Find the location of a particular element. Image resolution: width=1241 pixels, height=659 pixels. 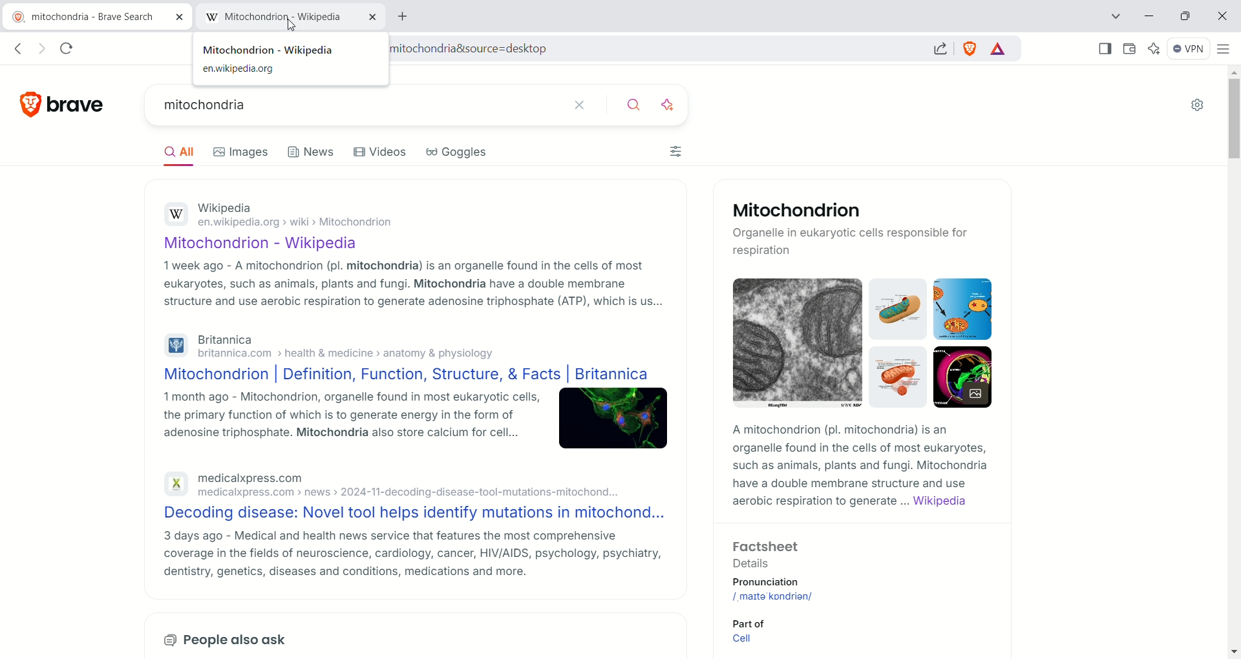

vertical scroll bar is located at coordinates (1231, 363).